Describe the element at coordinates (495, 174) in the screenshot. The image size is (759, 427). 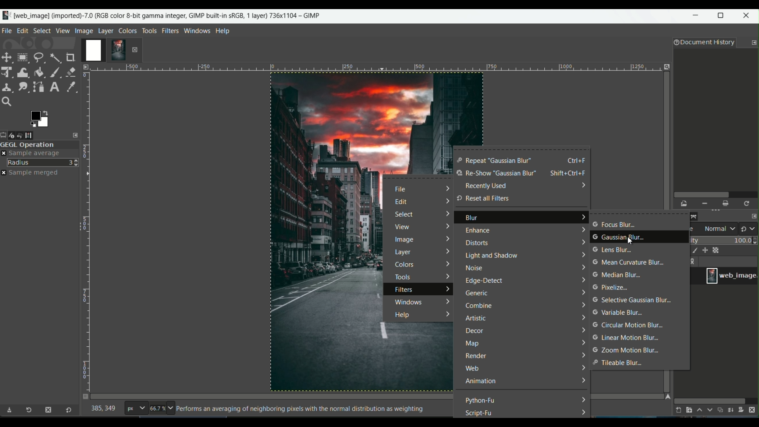
I see `reshow` at that location.